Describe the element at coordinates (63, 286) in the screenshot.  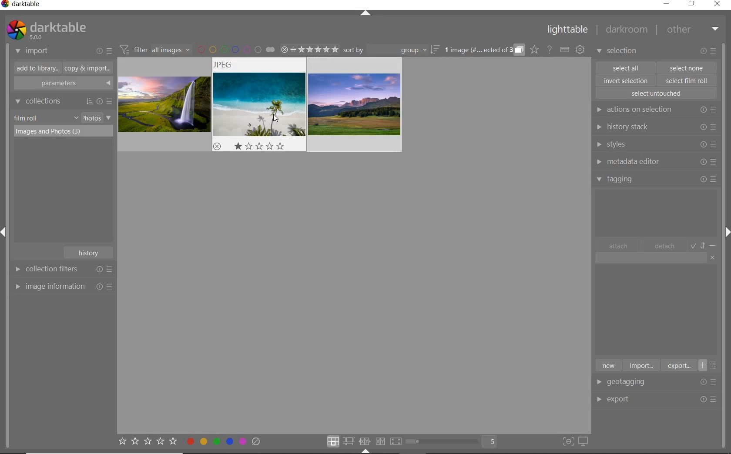
I see `image information` at that location.